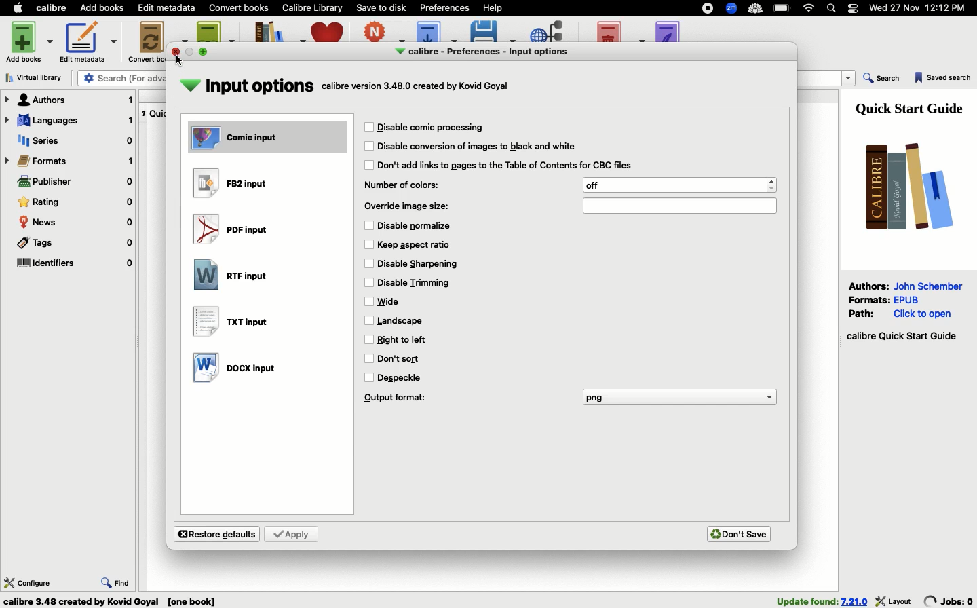  I want to click on Right to left, so click(408, 339).